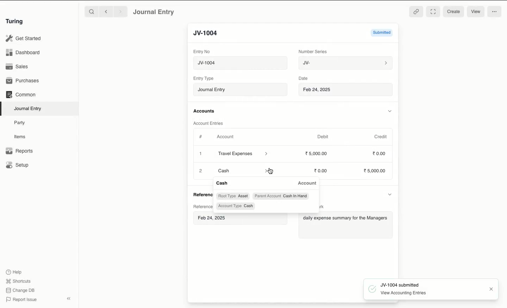 Image resolution: width=507 pixels, height=308 pixels. Describe the element at coordinates (346, 63) in the screenshot. I see `JV-` at that location.